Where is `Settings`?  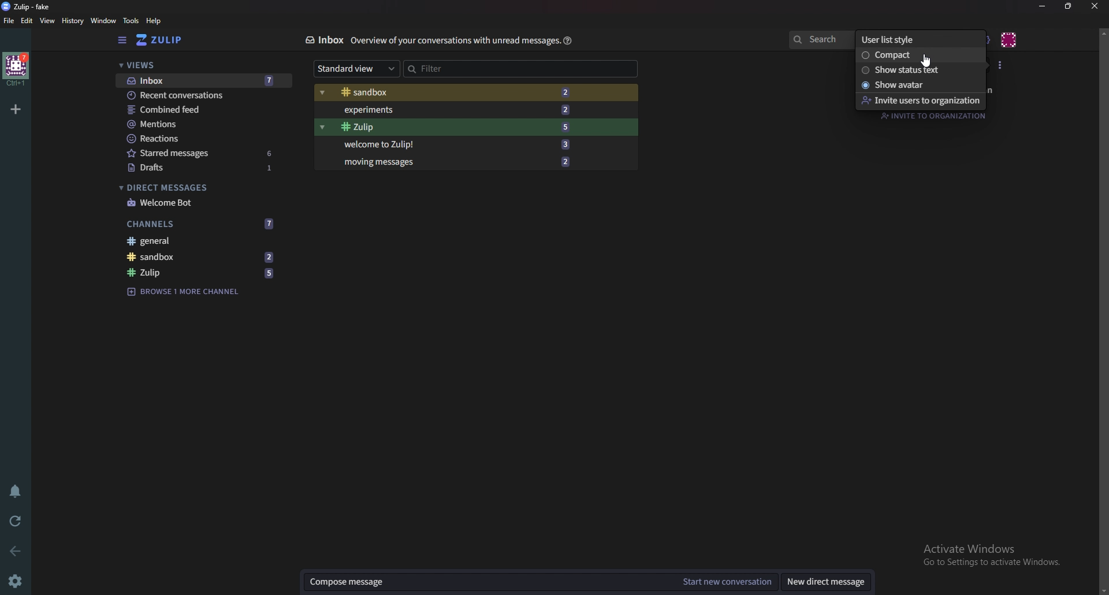 Settings is located at coordinates (18, 580).